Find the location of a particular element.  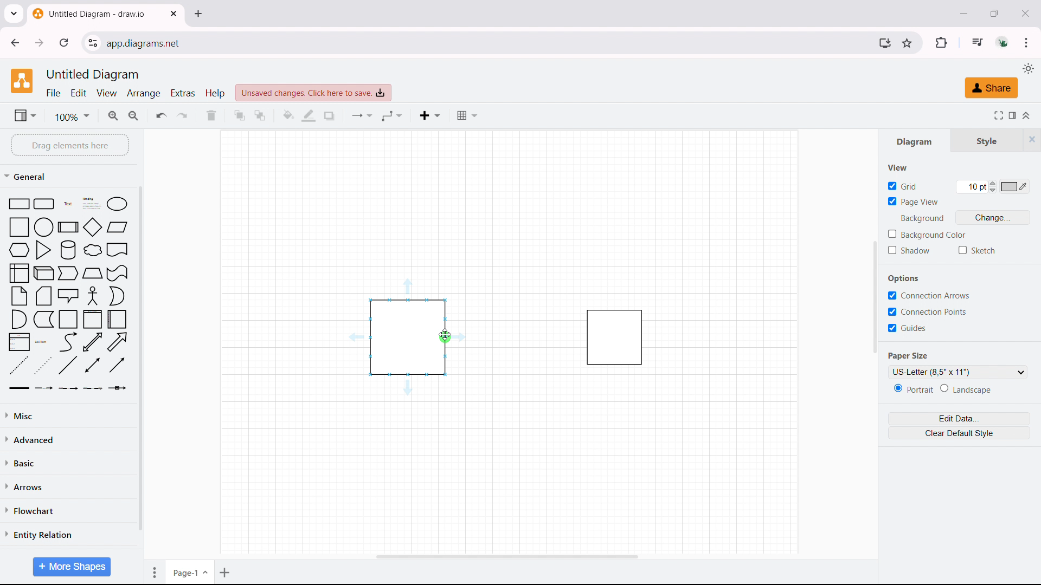

page view toggle is located at coordinates (913, 200).